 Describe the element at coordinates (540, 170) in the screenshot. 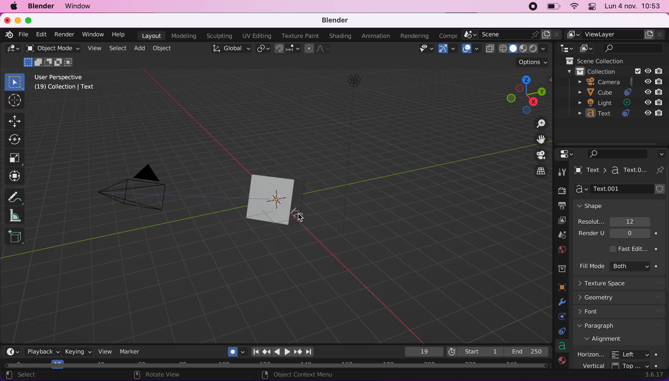

I see `switch the current view` at that location.